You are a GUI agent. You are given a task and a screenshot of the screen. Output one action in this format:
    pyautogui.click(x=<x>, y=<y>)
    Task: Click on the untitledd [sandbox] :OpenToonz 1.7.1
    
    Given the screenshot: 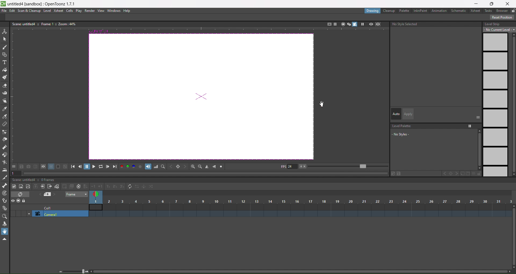 What is the action you would take?
    pyautogui.click(x=42, y=4)
    